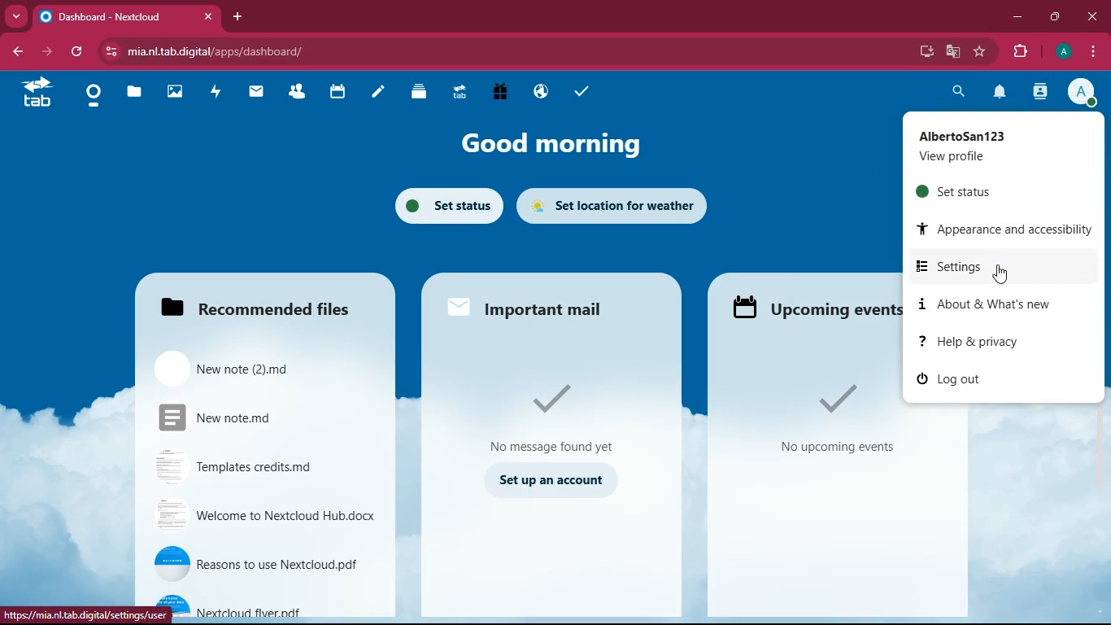 This screenshot has height=625, width=1111. I want to click on Drop down, so click(17, 17).